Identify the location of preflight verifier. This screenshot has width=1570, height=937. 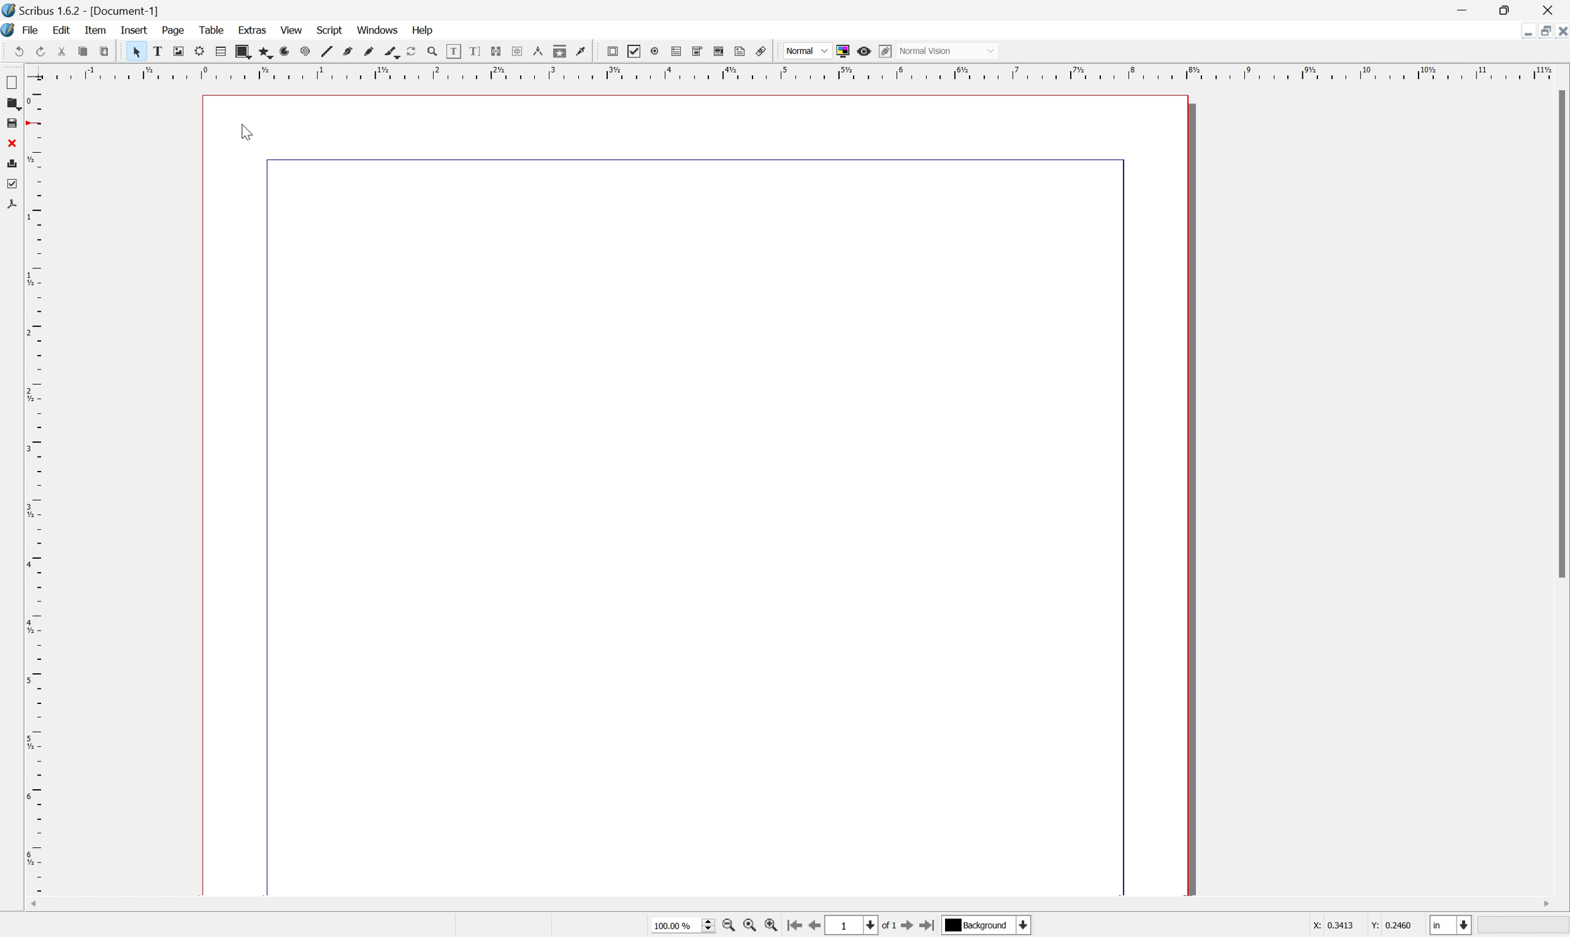
(15, 184).